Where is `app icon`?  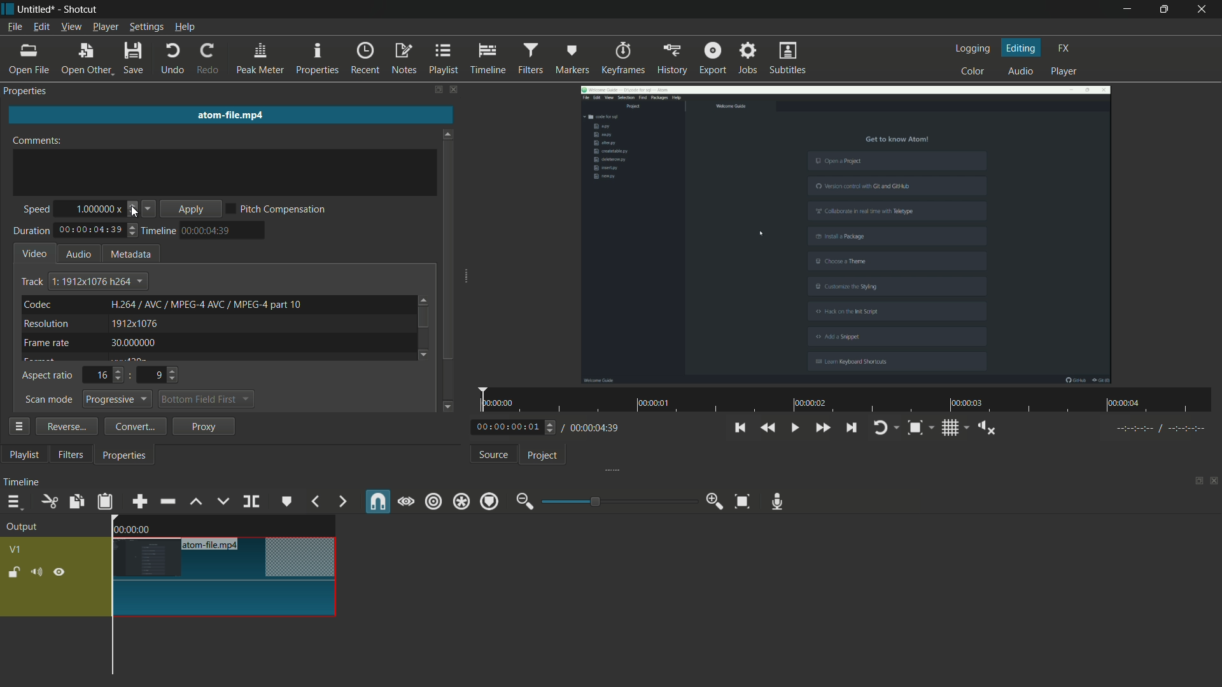 app icon is located at coordinates (8, 9).